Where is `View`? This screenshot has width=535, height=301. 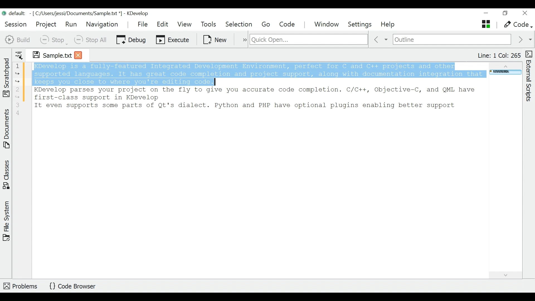 View is located at coordinates (184, 24).